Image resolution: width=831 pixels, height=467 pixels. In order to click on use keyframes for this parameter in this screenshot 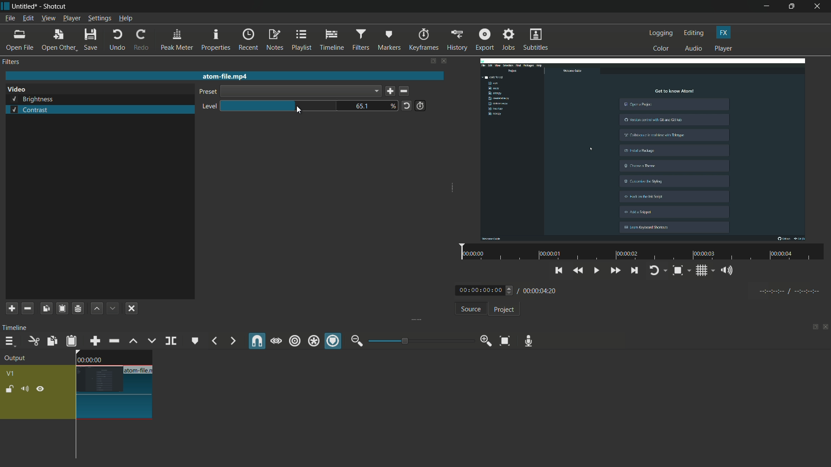, I will do `click(420, 106)`.